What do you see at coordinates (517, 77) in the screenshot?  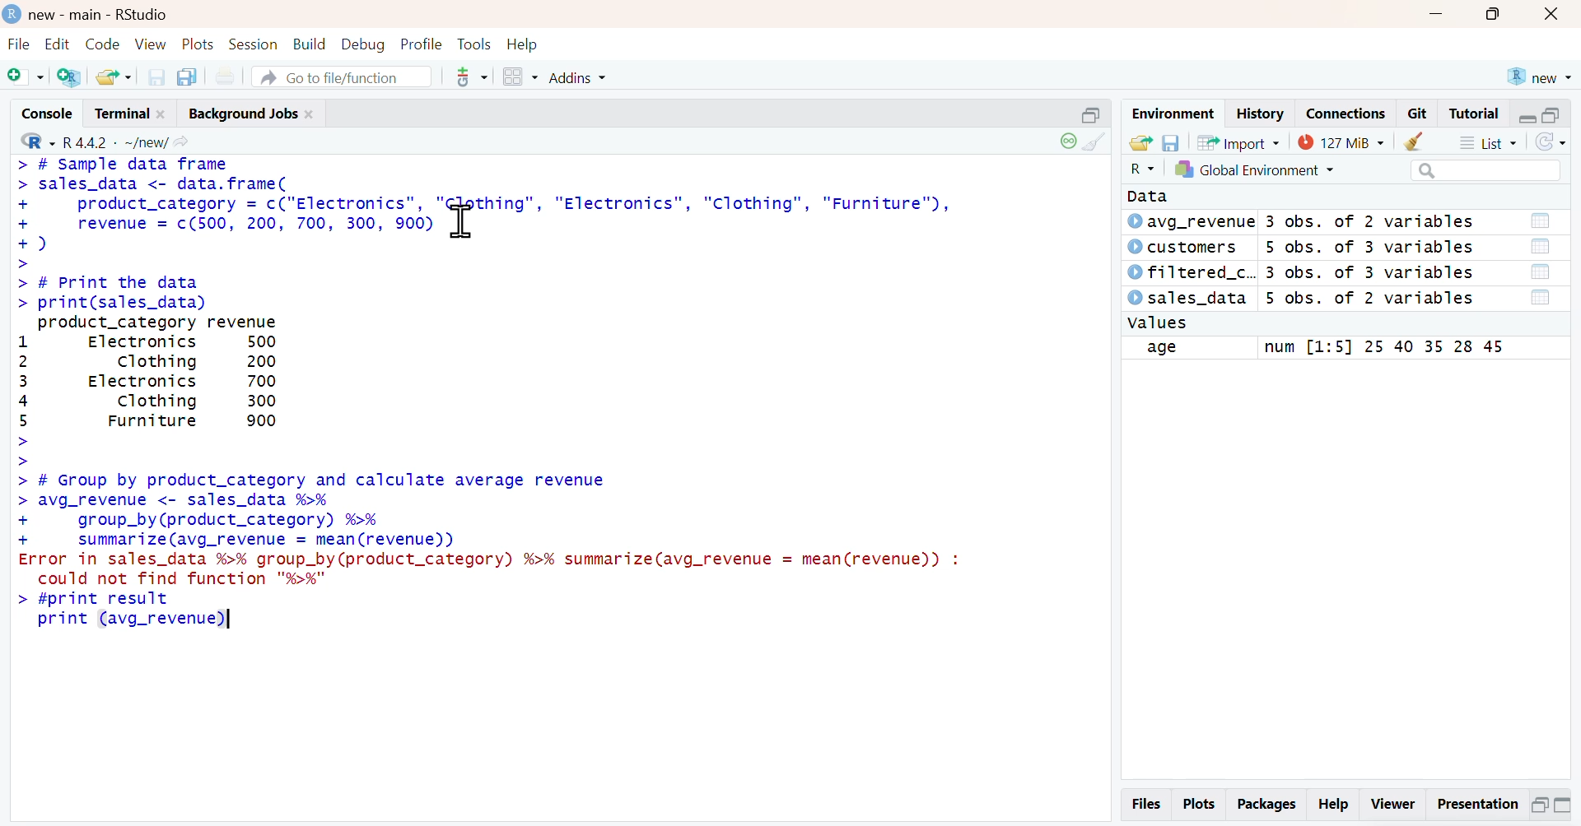 I see `Workspace panes` at bounding box center [517, 77].